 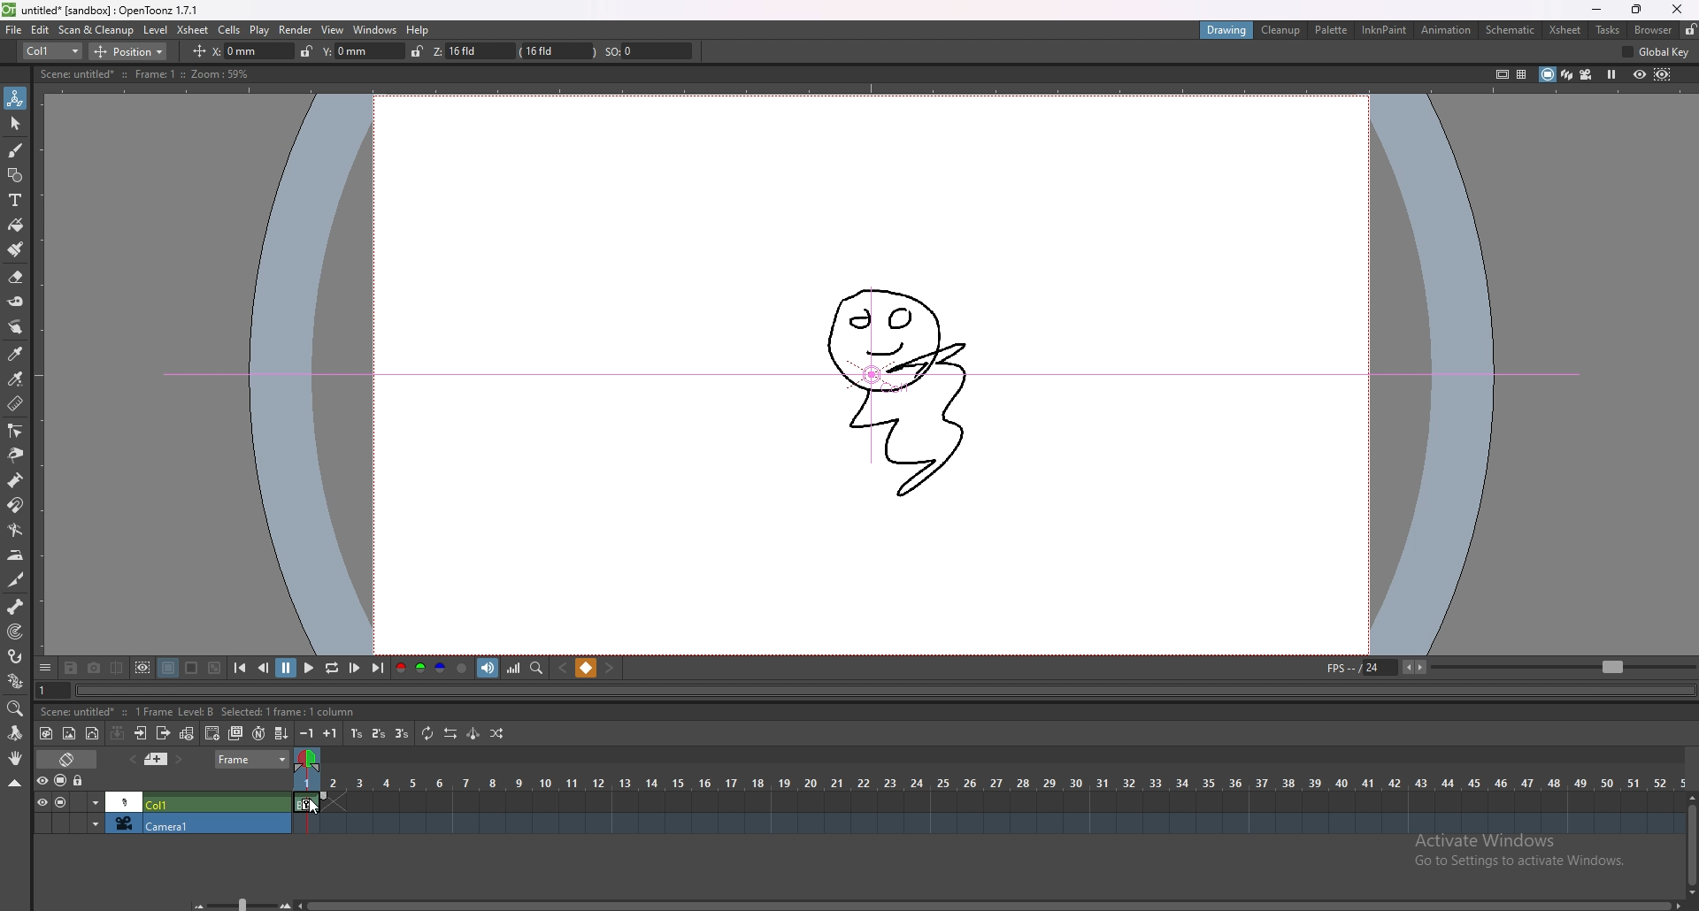 I want to click on zoom, so click(x=16, y=708).